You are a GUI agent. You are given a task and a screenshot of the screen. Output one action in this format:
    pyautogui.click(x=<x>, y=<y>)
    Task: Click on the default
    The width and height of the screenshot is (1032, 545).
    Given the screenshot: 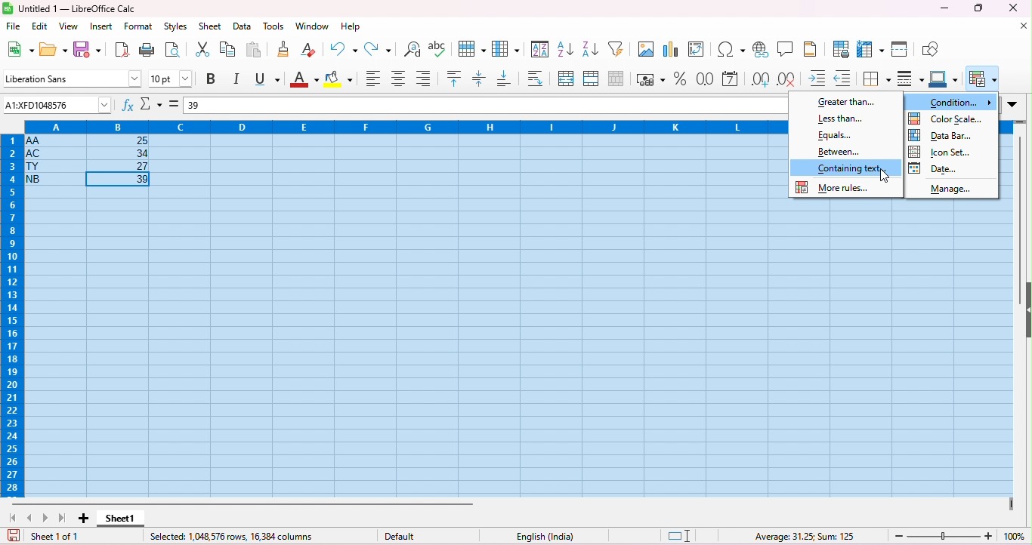 What is the action you would take?
    pyautogui.click(x=405, y=537)
    